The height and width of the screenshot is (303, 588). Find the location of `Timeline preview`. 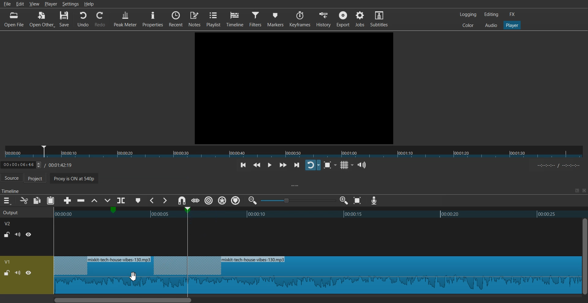

Timeline preview is located at coordinates (316, 213).